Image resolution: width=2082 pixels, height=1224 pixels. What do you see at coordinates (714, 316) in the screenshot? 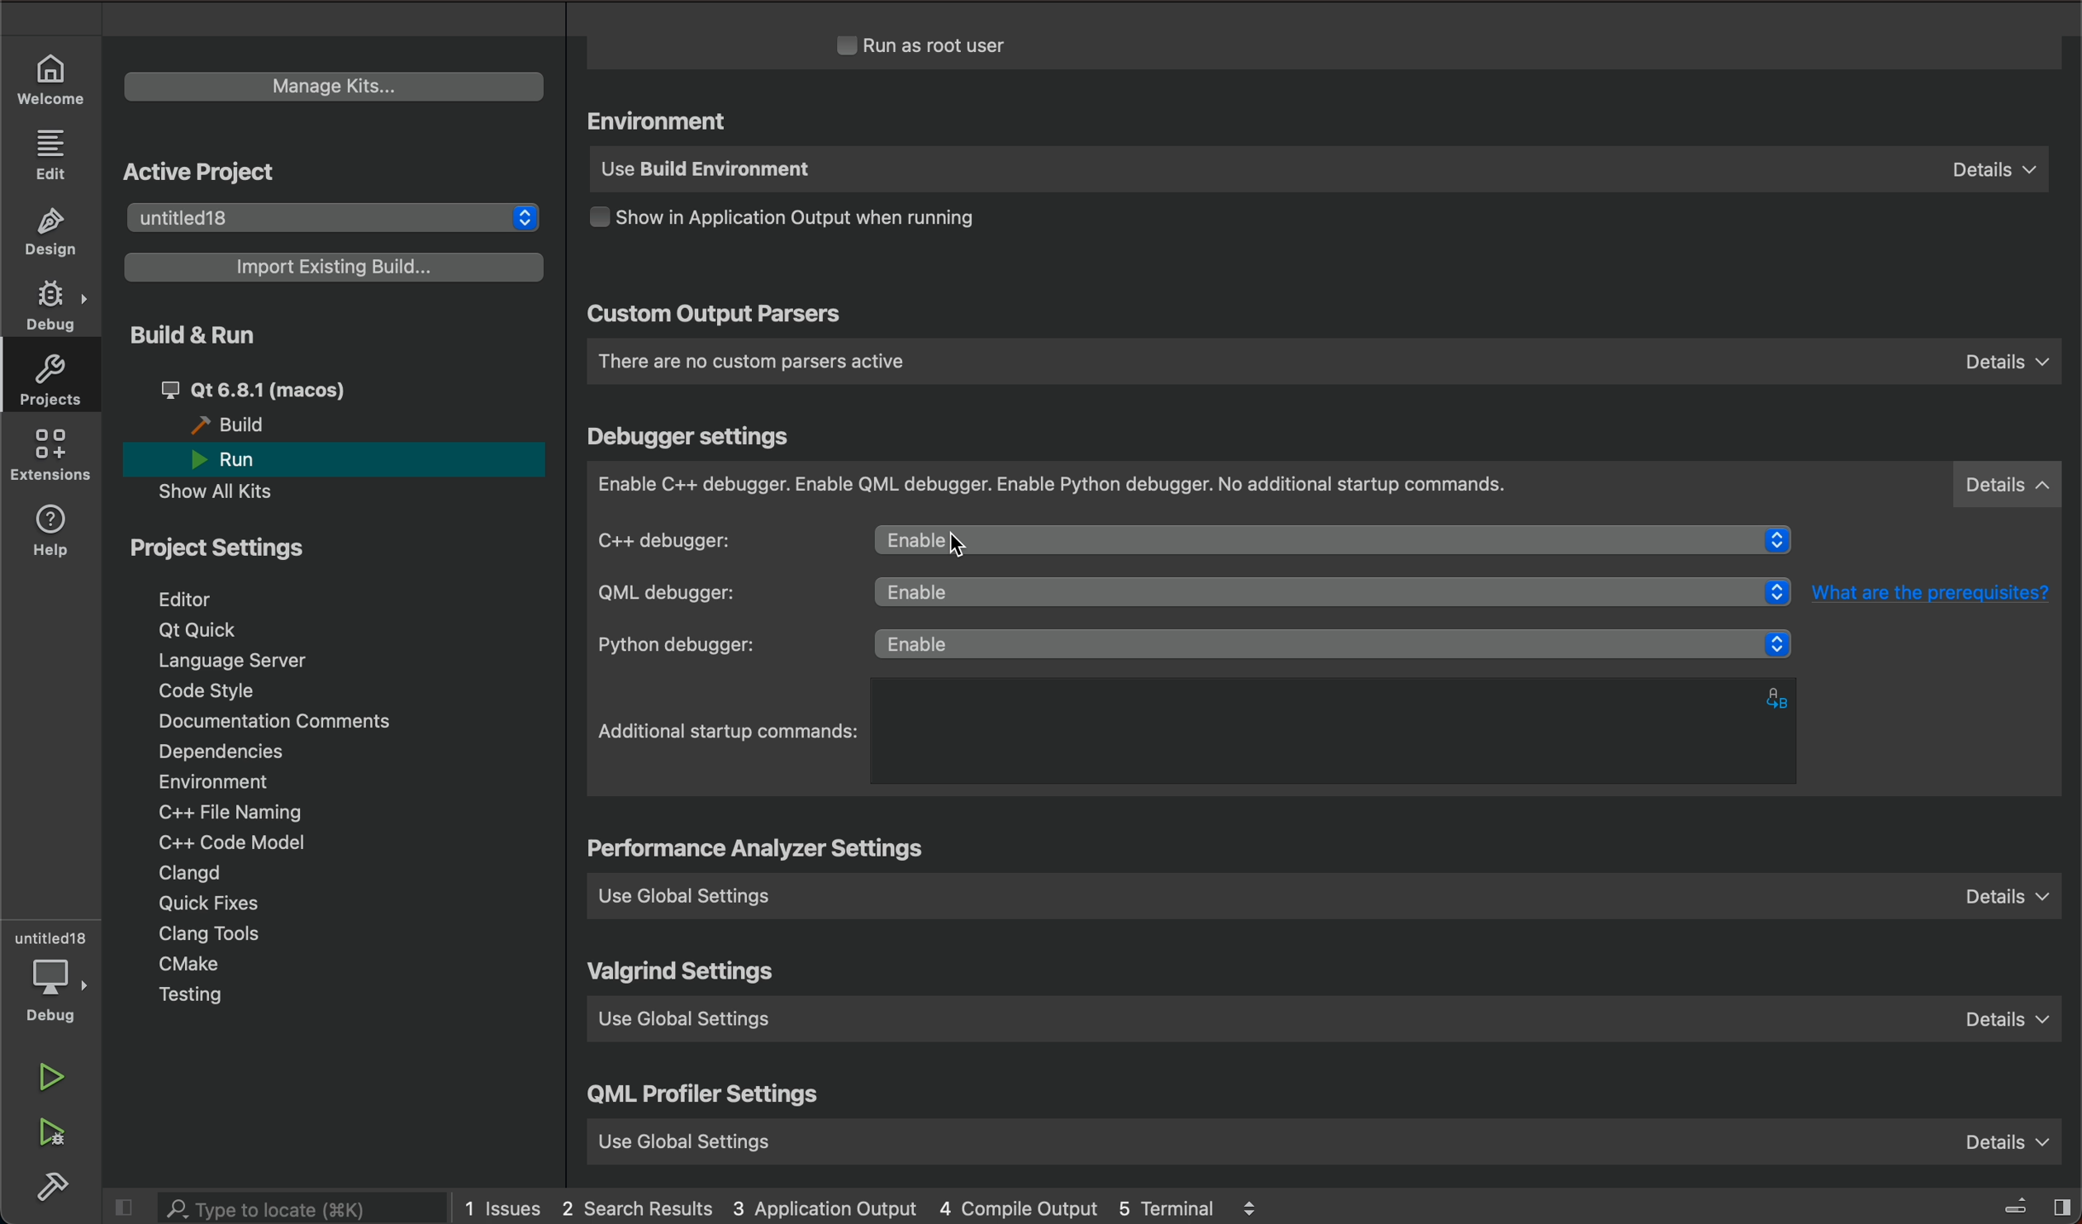
I see `custom` at bounding box center [714, 316].